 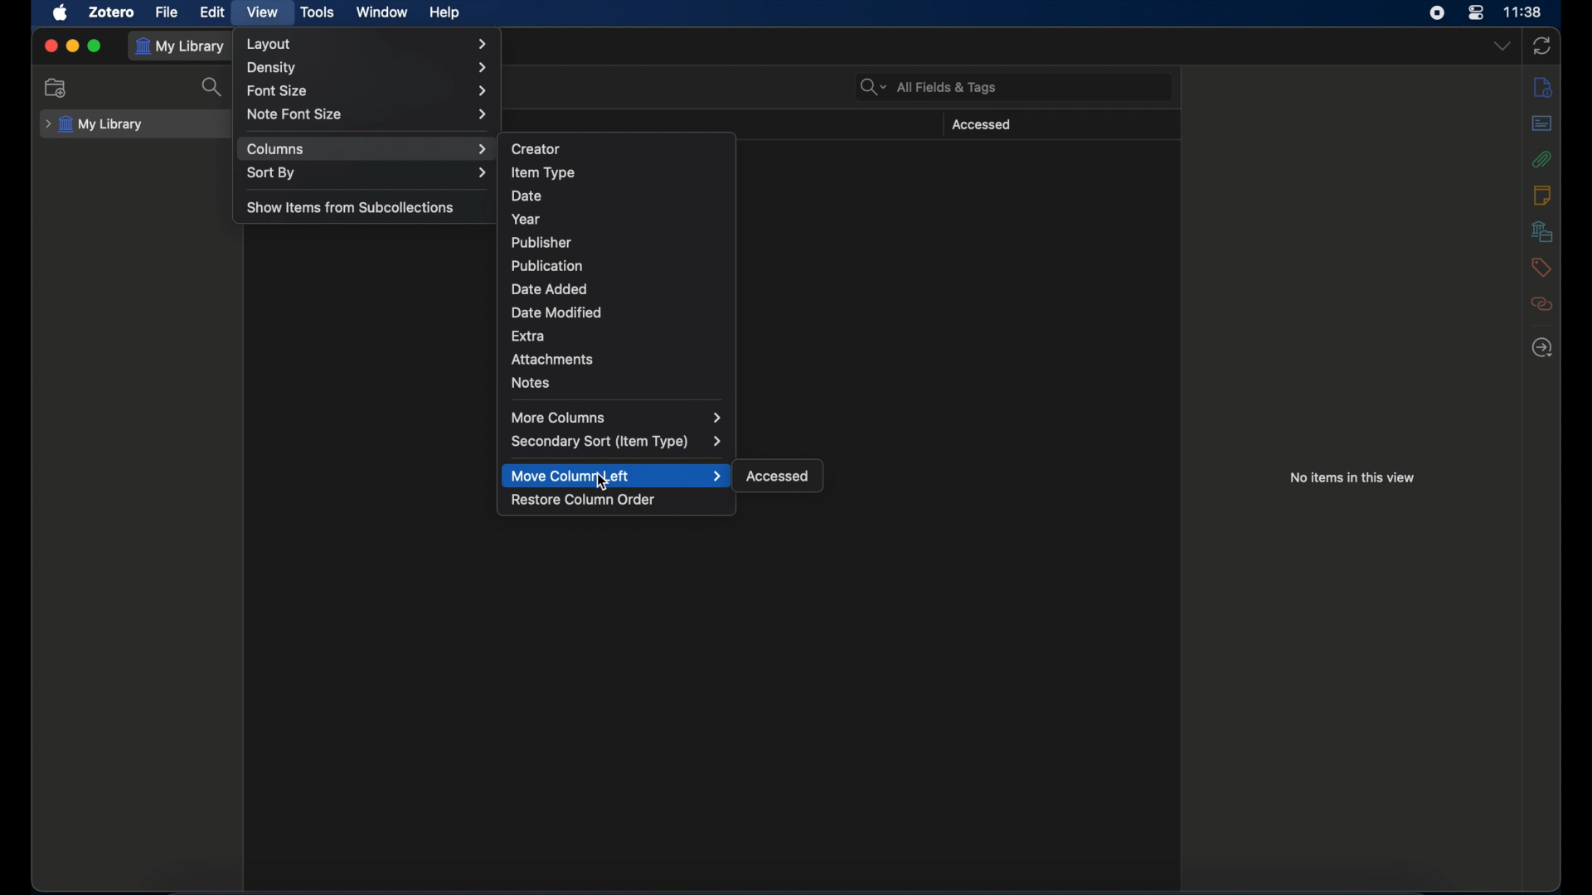 I want to click on sort by, so click(x=367, y=172).